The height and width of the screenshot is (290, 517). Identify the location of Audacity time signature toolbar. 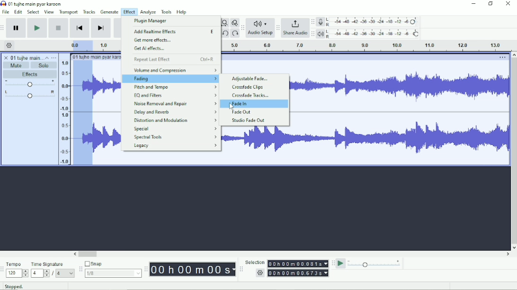
(3, 270).